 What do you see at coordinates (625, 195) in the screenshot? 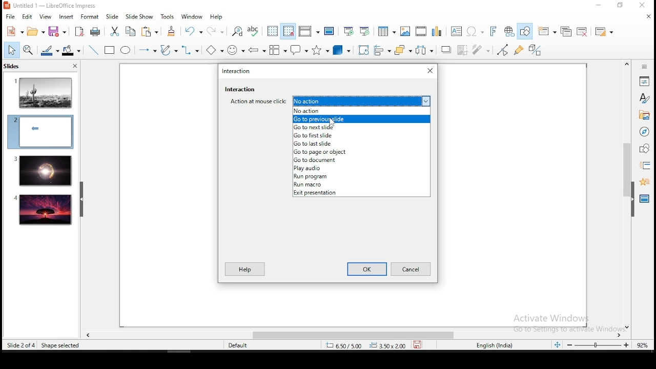
I see `scroll bar` at bounding box center [625, 195].